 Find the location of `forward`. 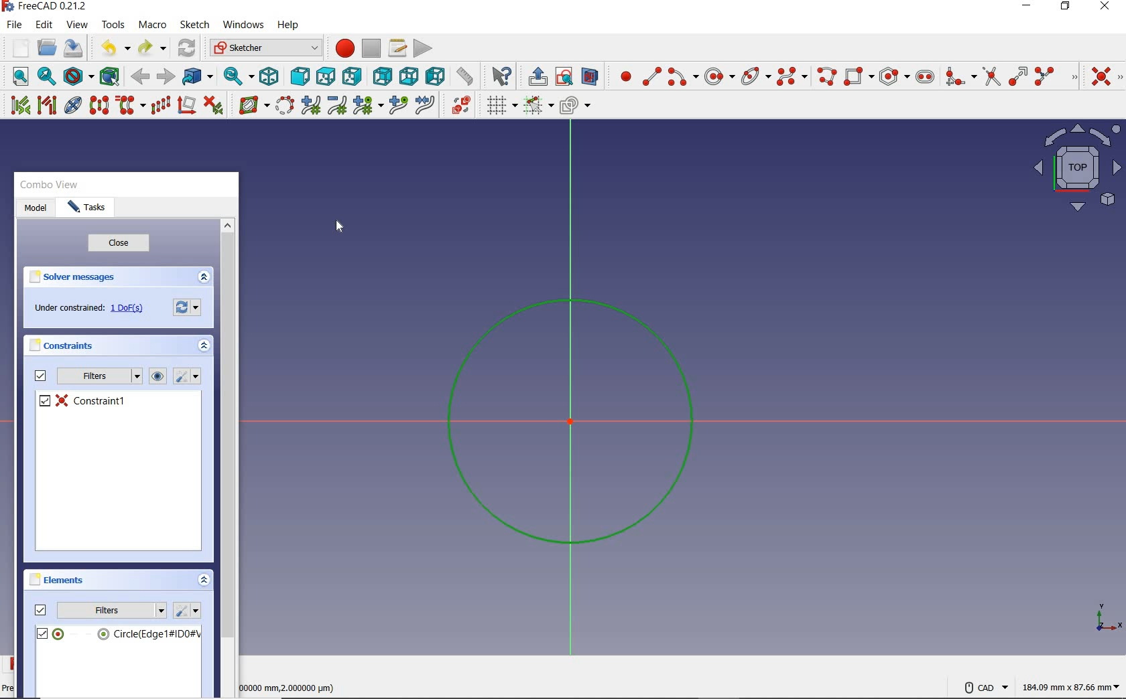

forward is located at coordinates (166, 78).